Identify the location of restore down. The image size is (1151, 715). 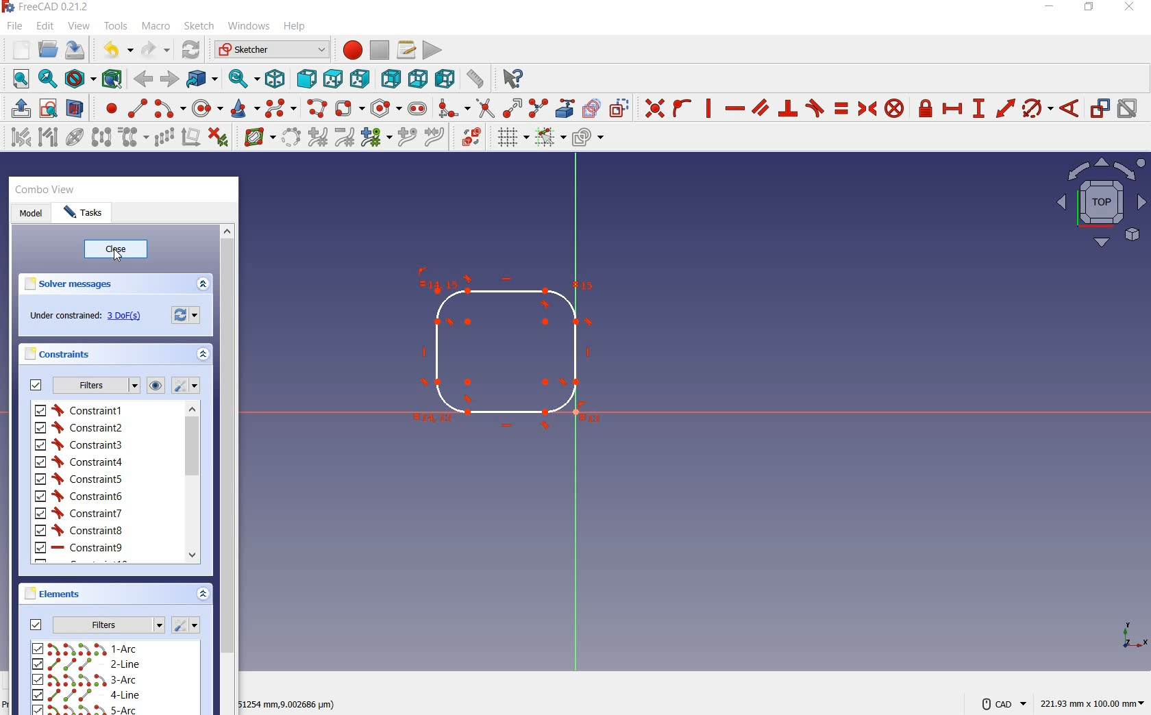
(1090, 9).